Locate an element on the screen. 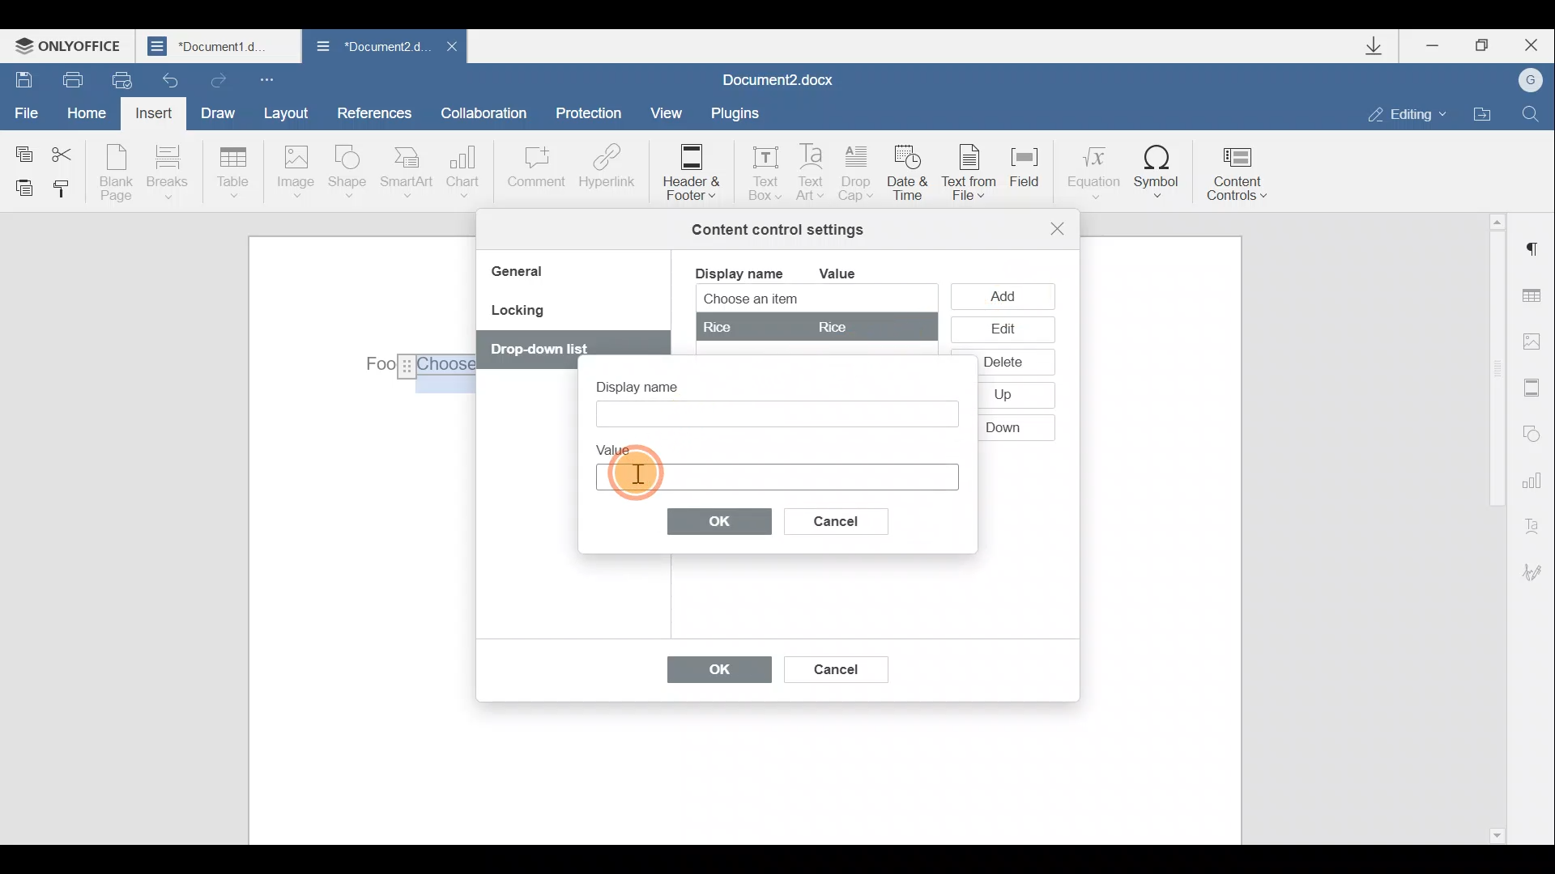 This screenshot has width=1555, height=874. Cursor is located at coordinates (633, 471).